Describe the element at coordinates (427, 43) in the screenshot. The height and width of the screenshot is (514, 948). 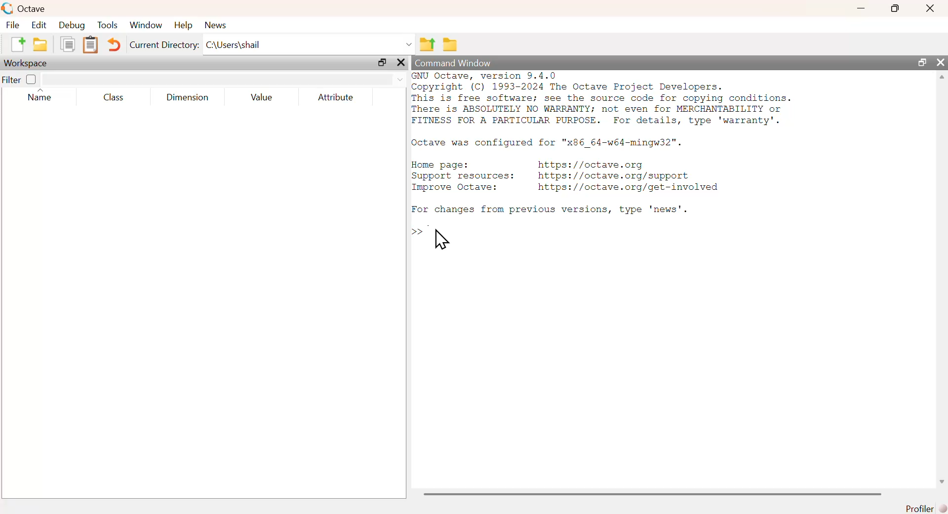
I see `one directory up` at that location.